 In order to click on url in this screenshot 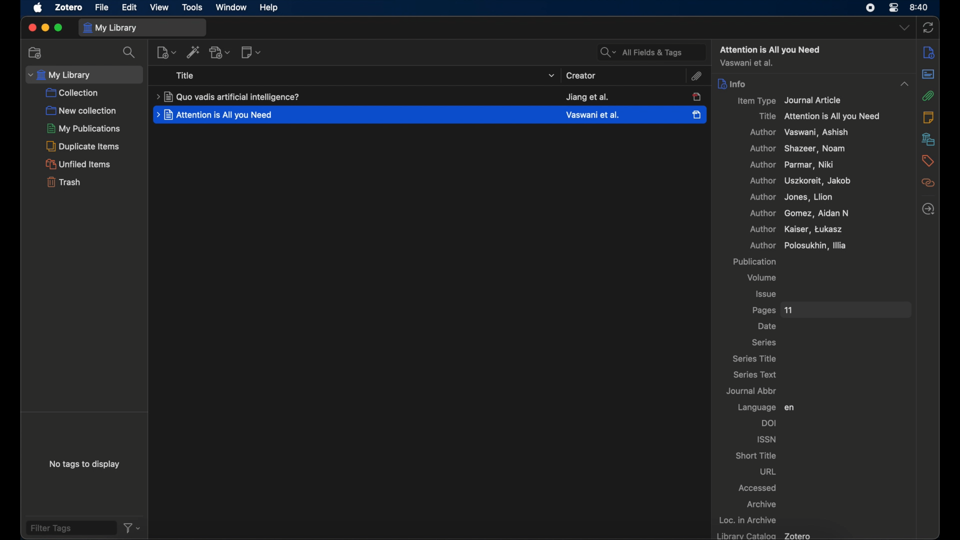, I will do `click(768, 472)`.